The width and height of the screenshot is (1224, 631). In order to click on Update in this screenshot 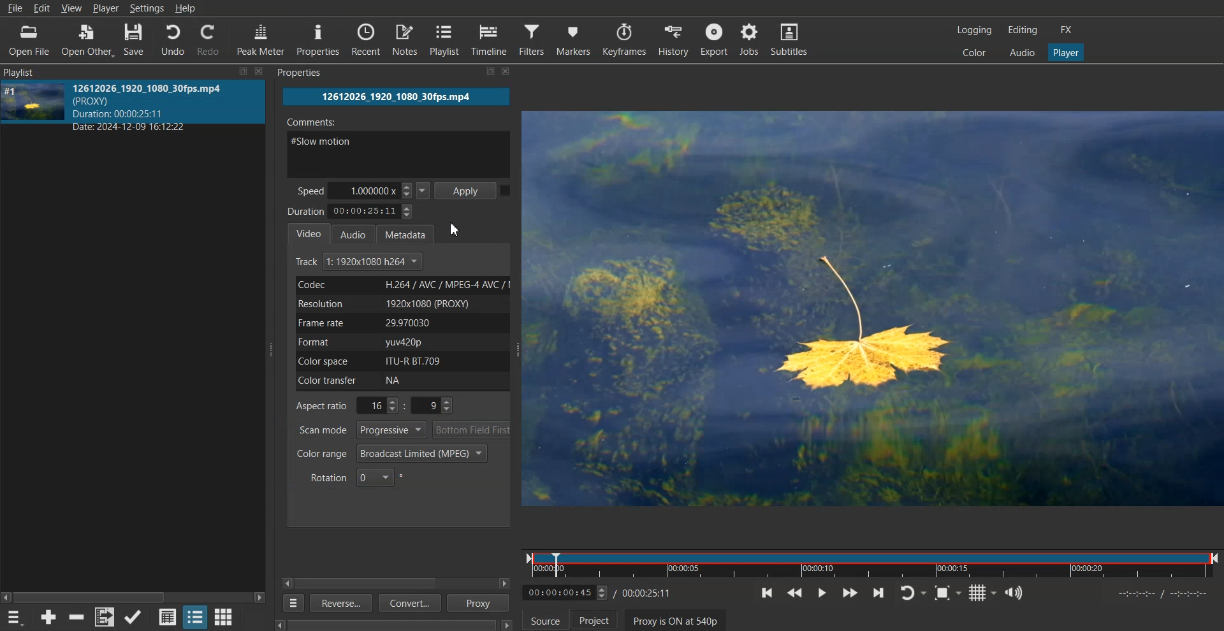, I will do `click(134, 617)`.